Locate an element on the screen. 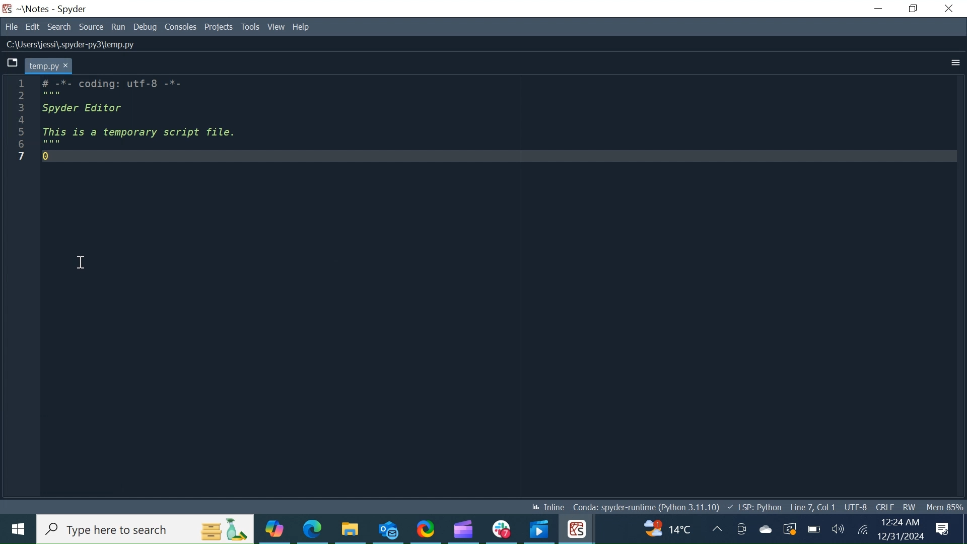 Image resolution: width=967 pixels, height=544 pixels. Debug is located at coordinates (146, 28).